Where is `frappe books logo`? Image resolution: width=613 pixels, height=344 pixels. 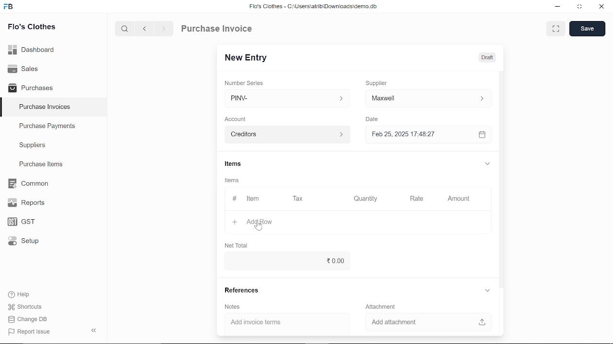 frappe books logo is located at coordinates (11, 7).